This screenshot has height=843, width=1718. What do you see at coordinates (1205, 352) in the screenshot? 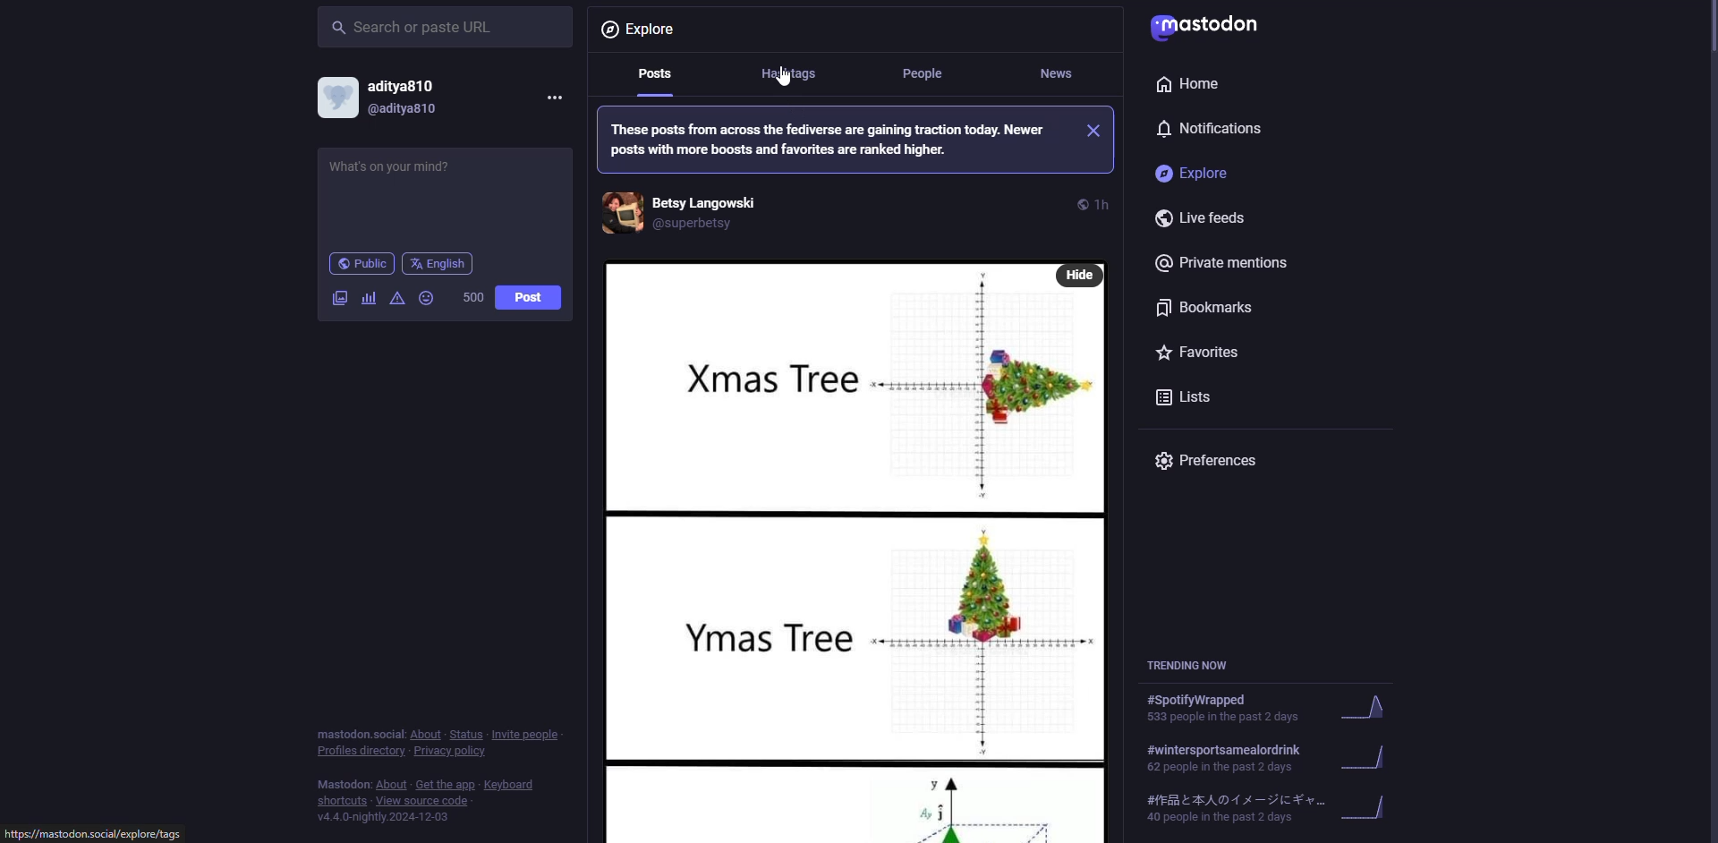
I see `favorites` at bounding box center [1205, 352].